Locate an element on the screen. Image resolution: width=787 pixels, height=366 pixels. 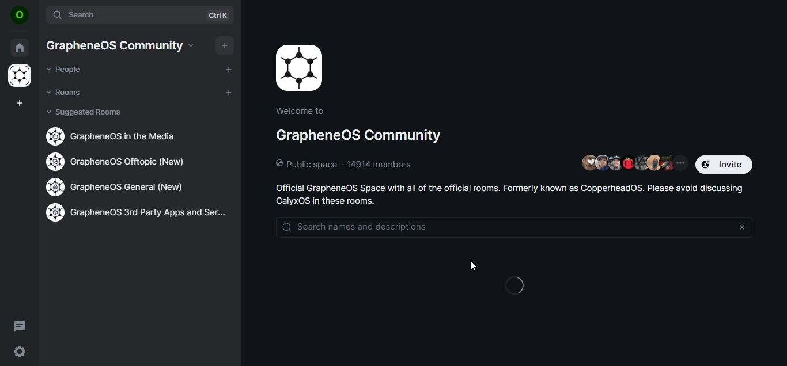
add room is located at coordinates (229, 91).